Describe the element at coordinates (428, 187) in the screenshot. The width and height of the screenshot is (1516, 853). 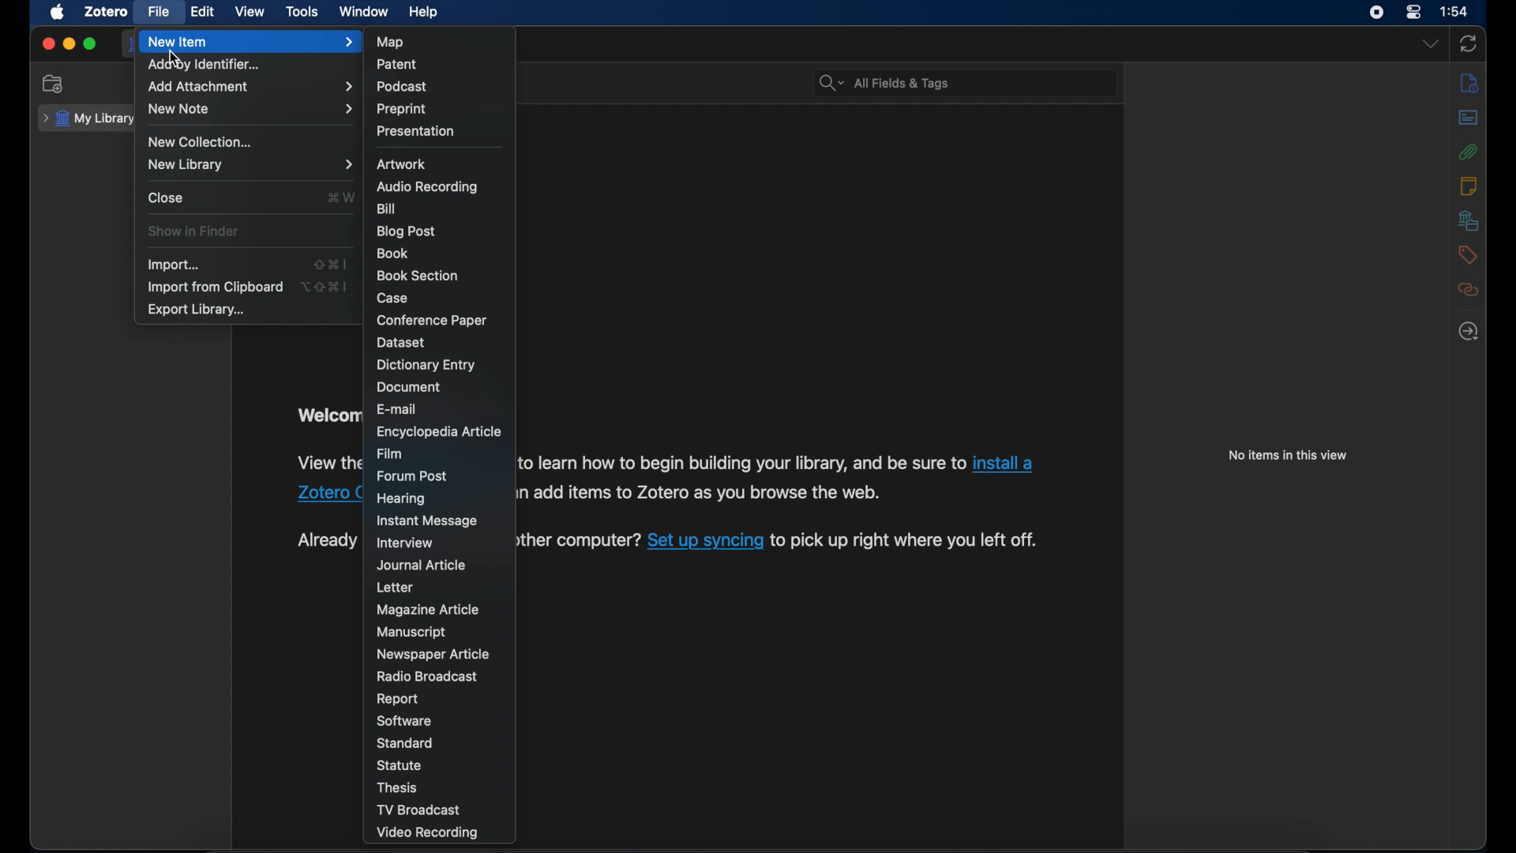
I see `audio recording` at that location.